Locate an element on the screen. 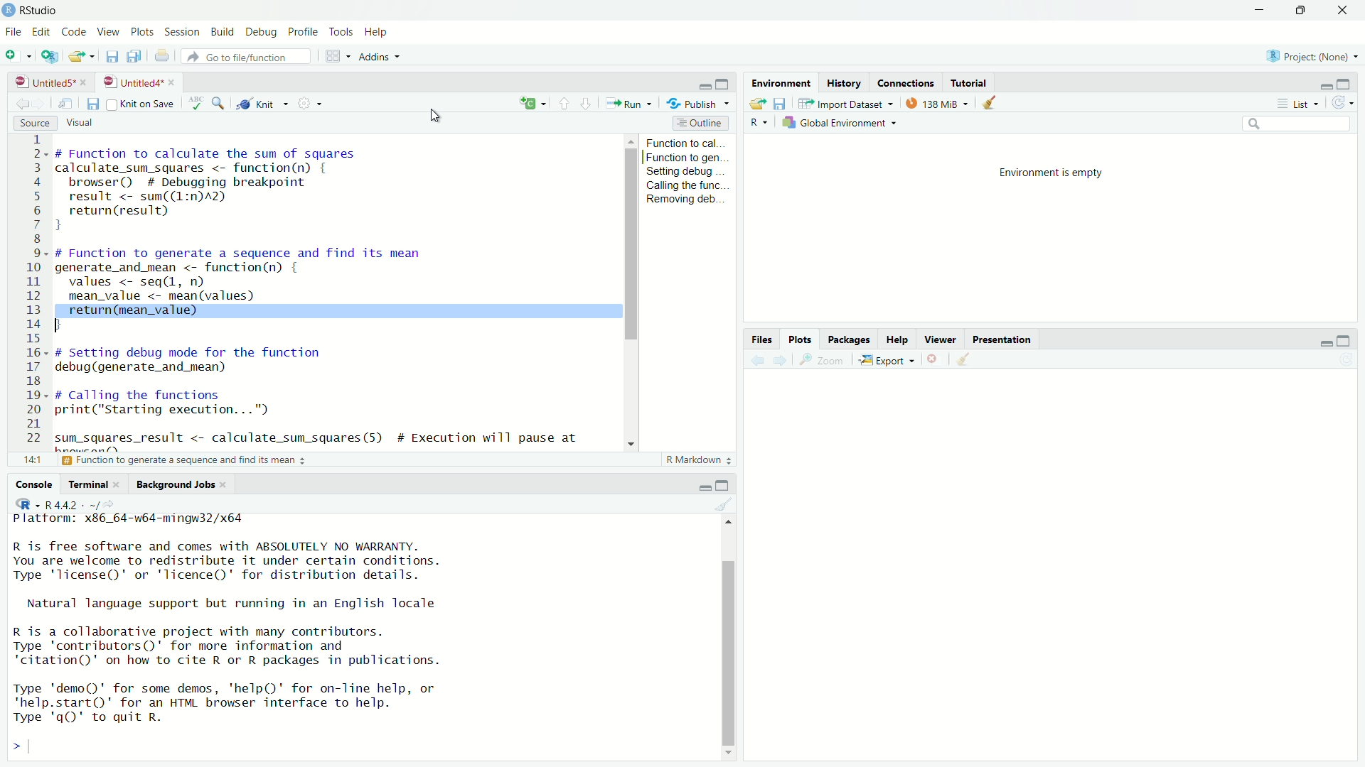  close is located at coordinates (90, 80).